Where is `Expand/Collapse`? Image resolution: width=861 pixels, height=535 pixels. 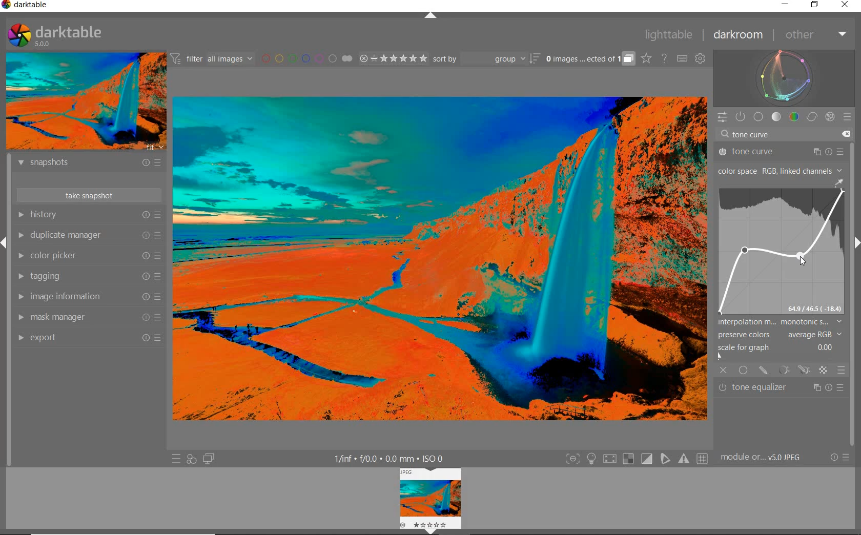
Expand/Collapse is located at coordinates (856, 245).